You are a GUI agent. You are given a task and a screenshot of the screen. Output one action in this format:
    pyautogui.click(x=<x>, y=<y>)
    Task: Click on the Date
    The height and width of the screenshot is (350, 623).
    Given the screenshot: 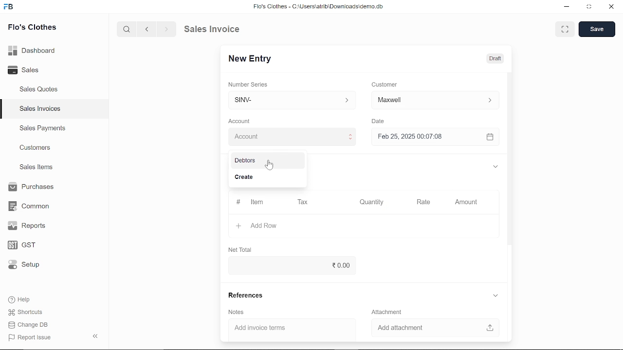 What is the action you would take?
    pyautogui.click(x=380, y=121)
    